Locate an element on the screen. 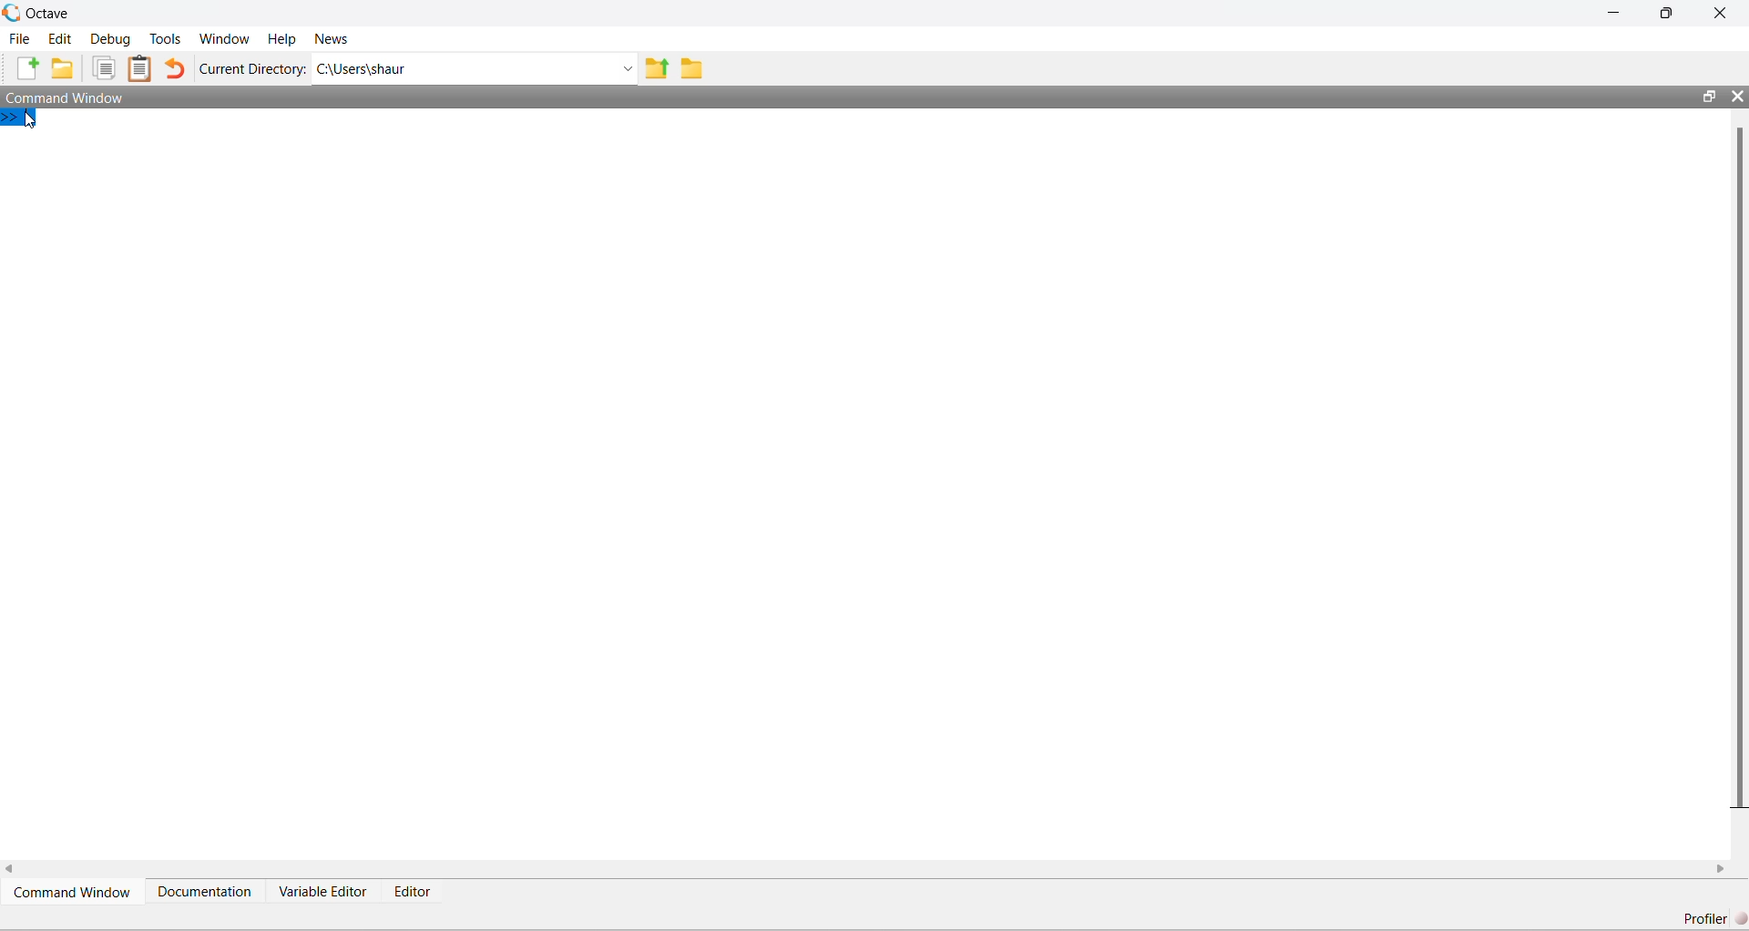 Image resolution: width=1749 pixels, height=931 pixels. maximize is located at coordinates (1666, 13).